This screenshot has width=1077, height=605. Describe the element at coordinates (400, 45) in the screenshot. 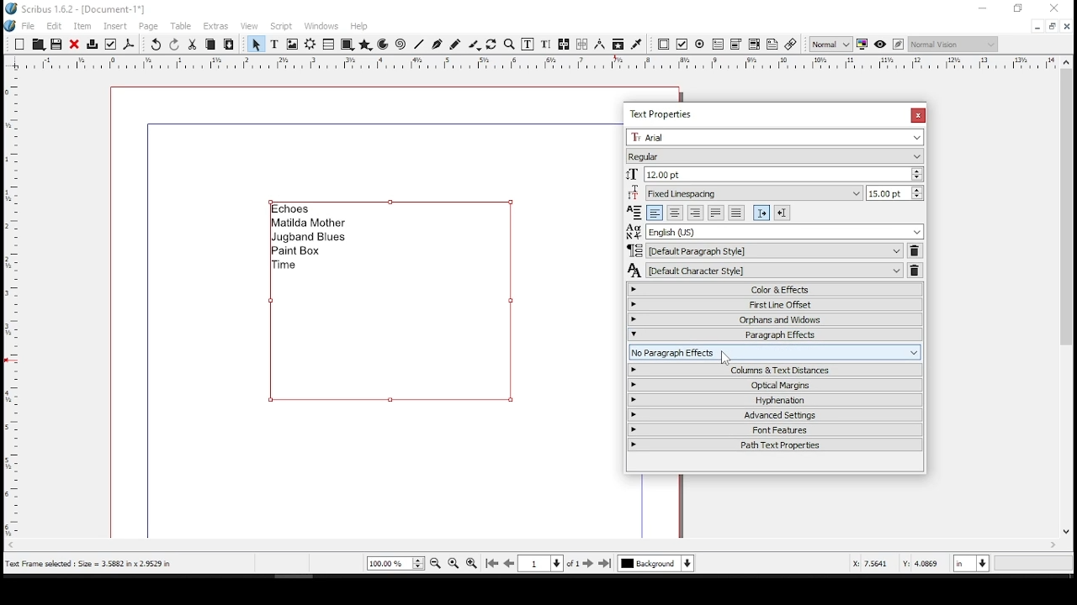

I see `spiral` at that location.